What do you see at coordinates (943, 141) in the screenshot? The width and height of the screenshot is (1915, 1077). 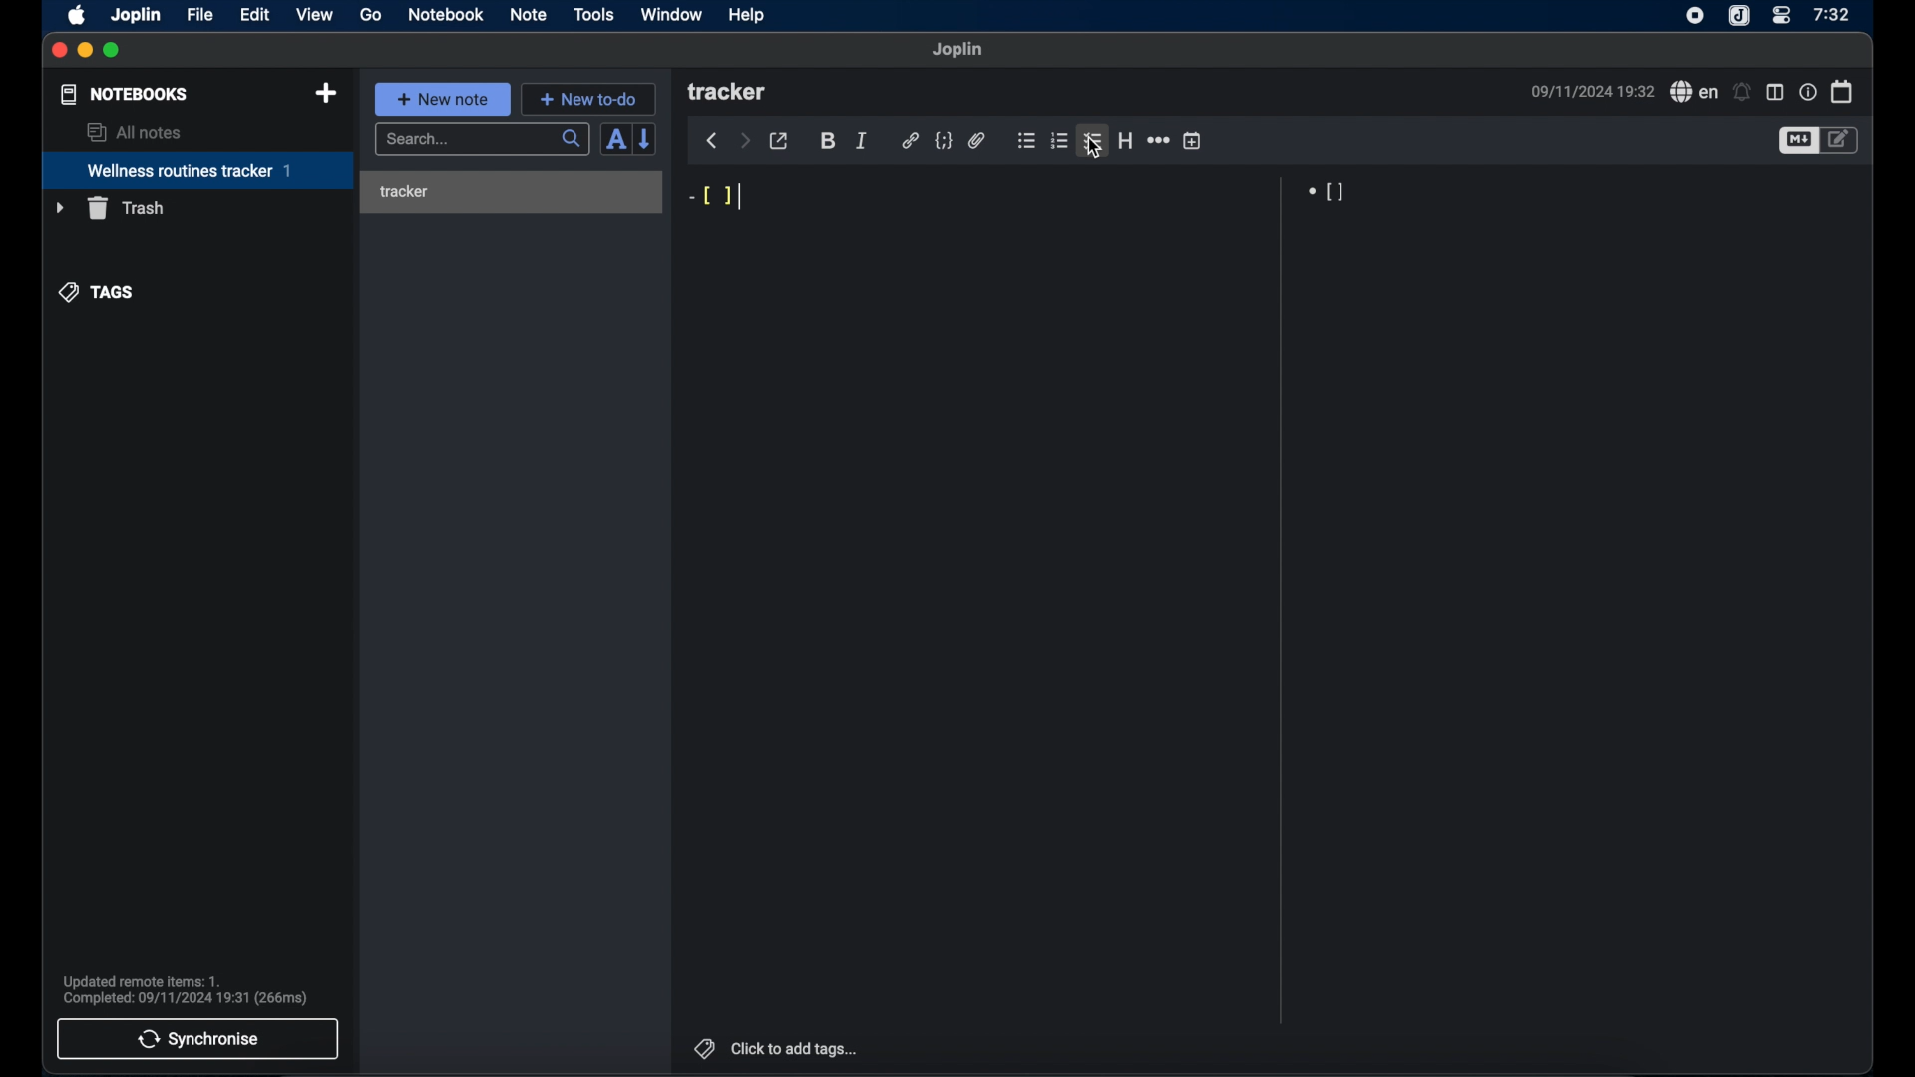 I see `code` at bounding box center [943, 141].